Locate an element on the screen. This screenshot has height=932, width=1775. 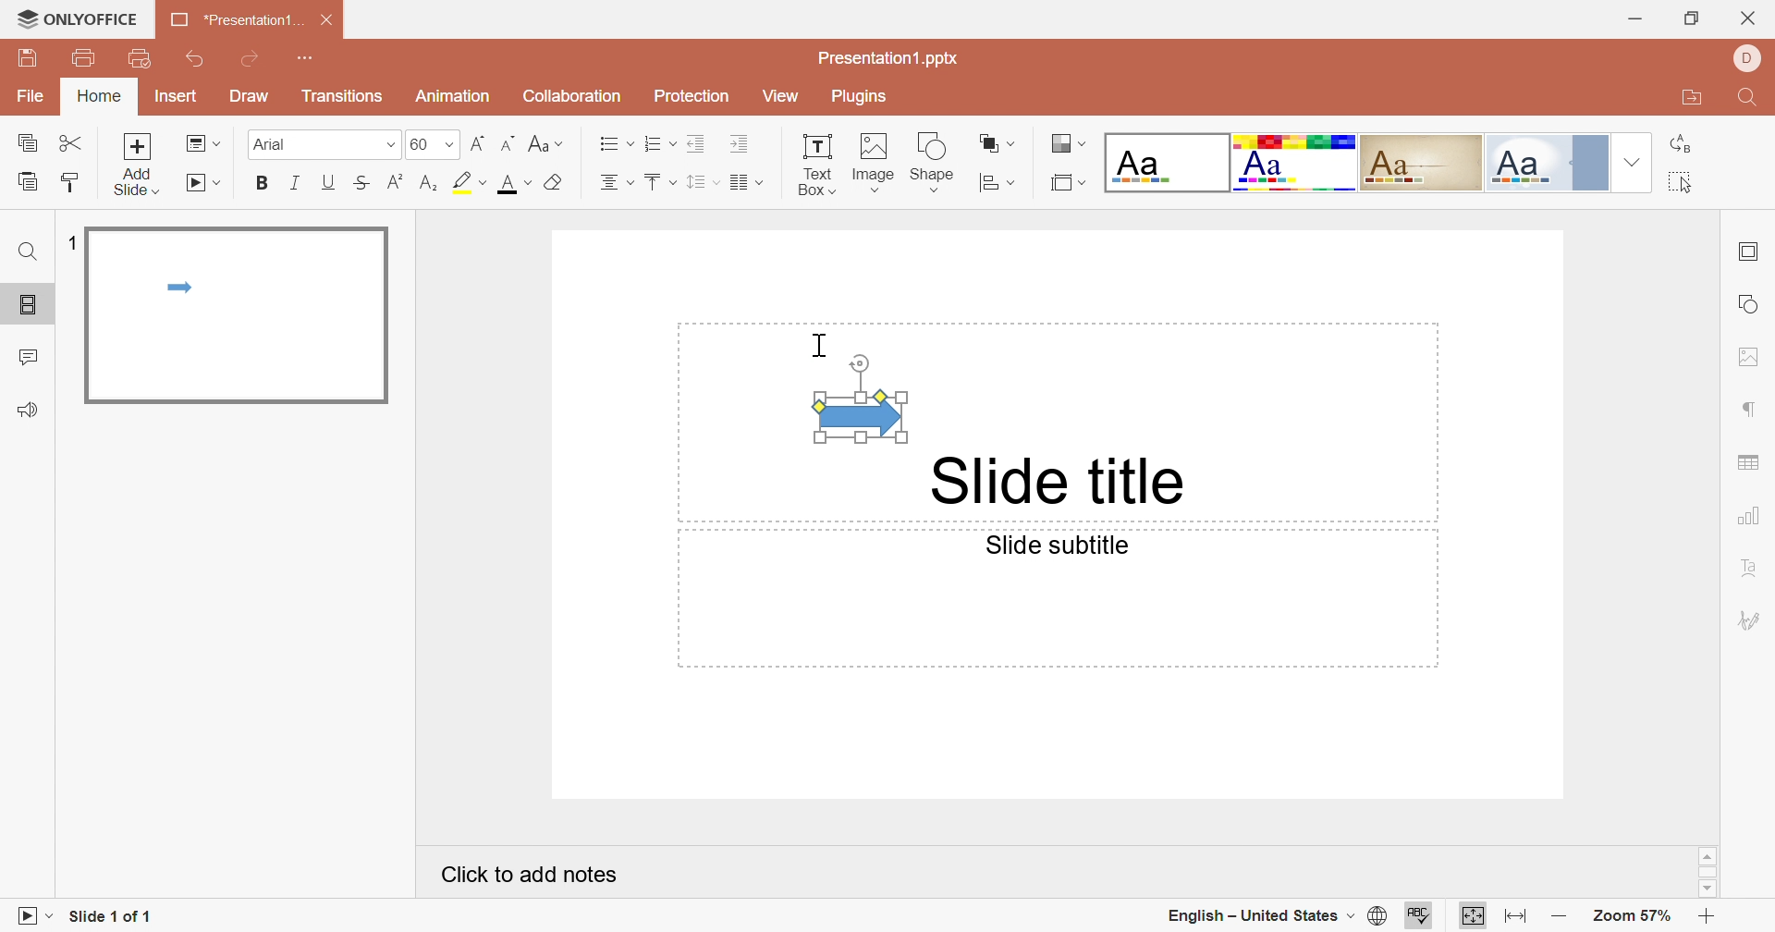
Change case is located at coordinates (544, 144).